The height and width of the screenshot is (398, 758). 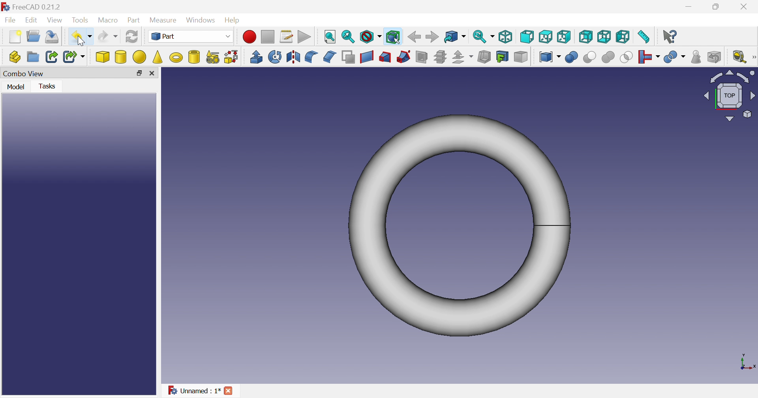 I want to click on Redo, so click(x=108, y=36).